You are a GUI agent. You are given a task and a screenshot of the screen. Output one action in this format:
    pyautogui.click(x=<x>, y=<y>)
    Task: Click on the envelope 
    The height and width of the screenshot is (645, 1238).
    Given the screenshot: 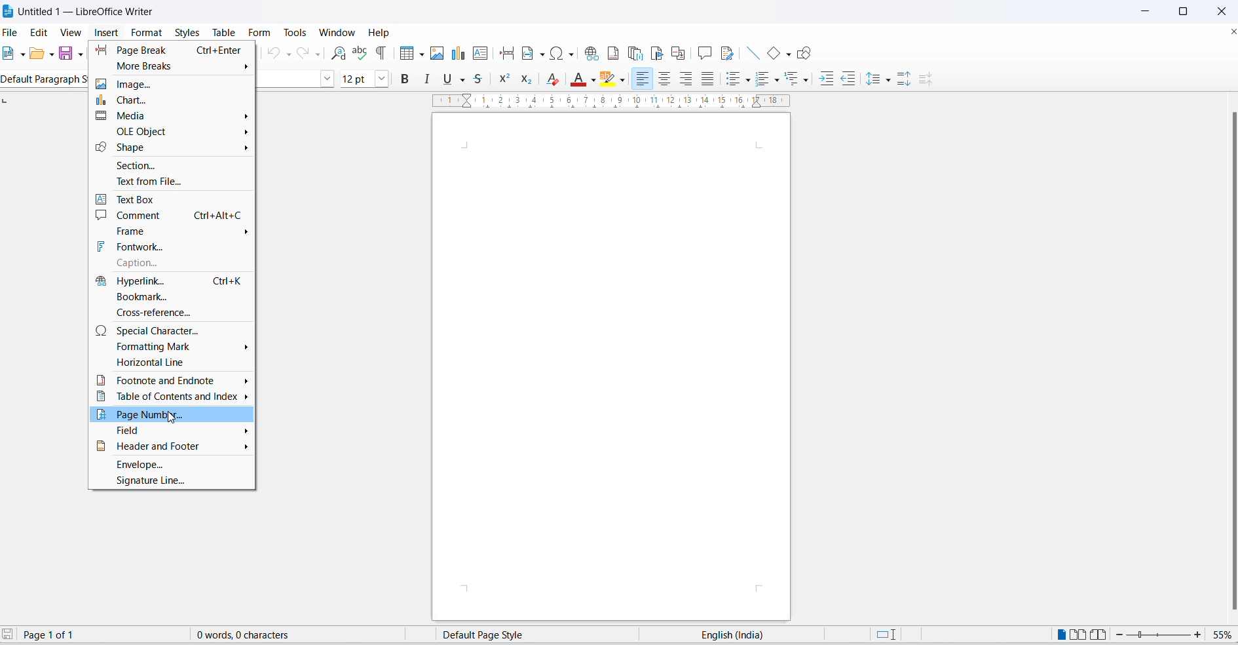 What is the action you would take?
    pyautogui.click(x=170, y=465)
    